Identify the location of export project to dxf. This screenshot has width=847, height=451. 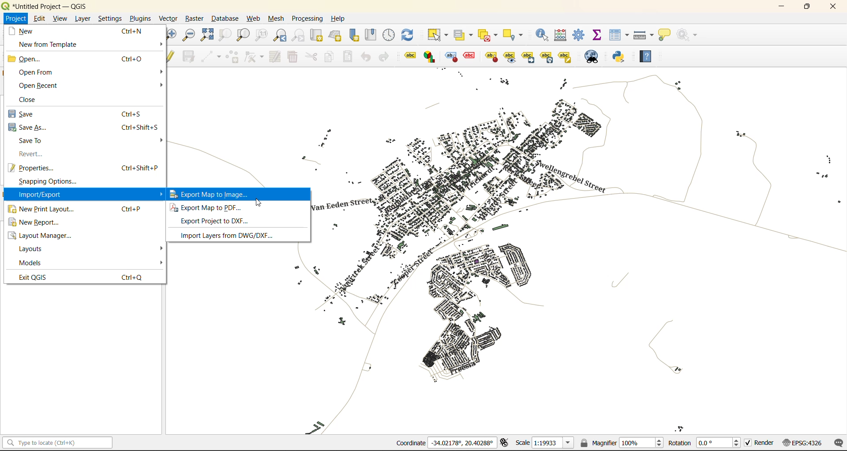
(221, 222).